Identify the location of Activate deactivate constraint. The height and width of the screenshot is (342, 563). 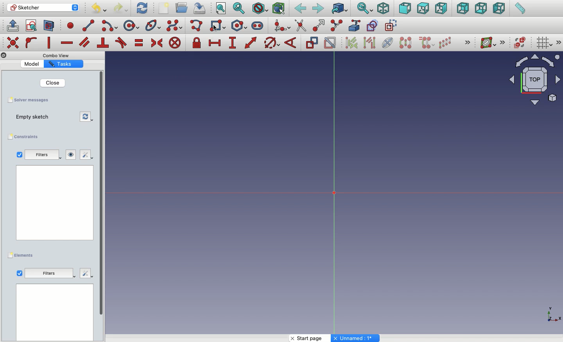
(330, 43).